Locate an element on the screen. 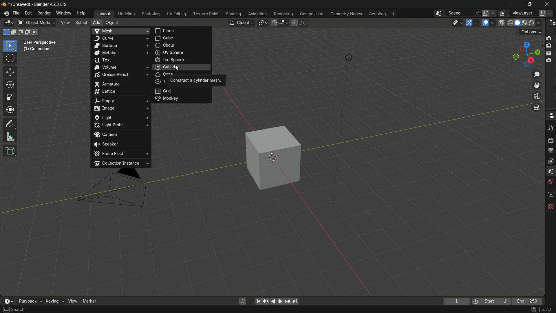 This screenshot has width=556, height=313. browse scenes is located at coordinates (440, 13).